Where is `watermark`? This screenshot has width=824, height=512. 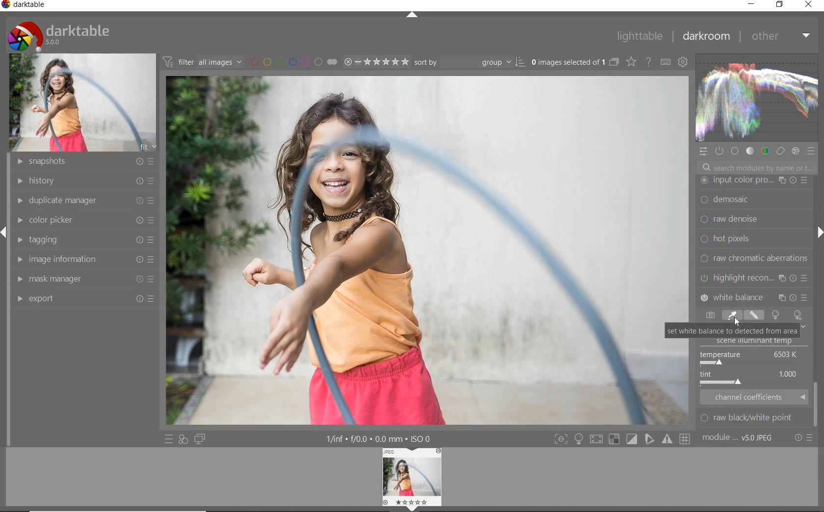
watermark is located at coordinates (753, 180).